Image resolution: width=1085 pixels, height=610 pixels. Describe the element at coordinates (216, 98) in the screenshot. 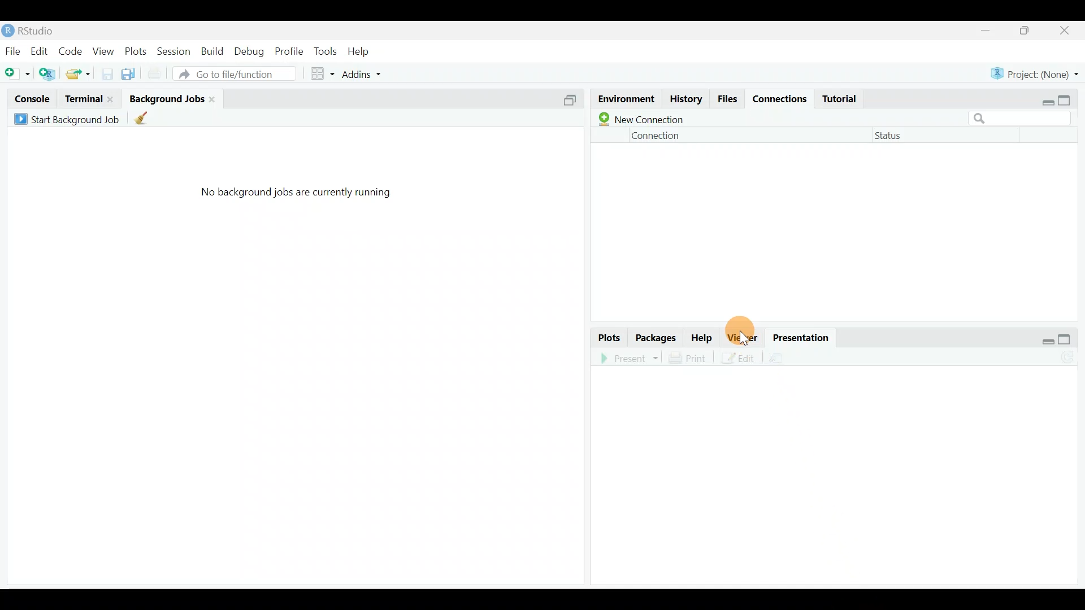

I see `close background job` at that location.